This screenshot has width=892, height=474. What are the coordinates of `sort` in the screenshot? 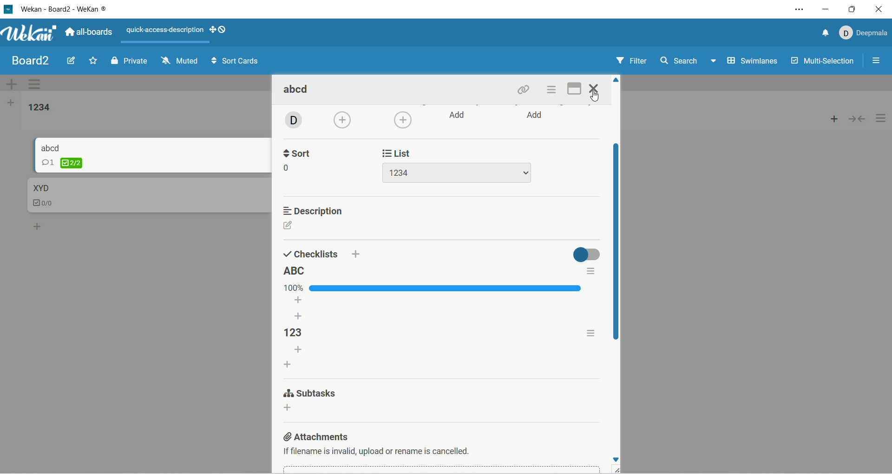 It's located at (299, 152).